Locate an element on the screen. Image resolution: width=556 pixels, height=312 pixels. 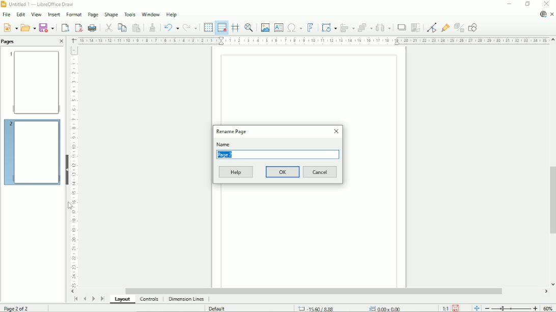
Scroll to next page is located at coordinates (93, 299).